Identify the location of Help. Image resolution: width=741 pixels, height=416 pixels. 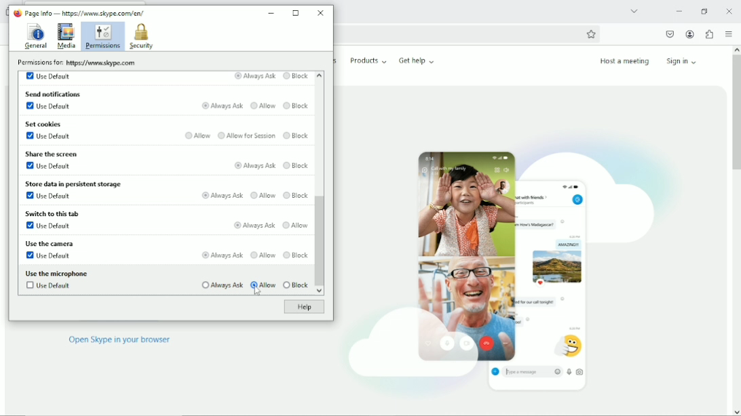
(302, 308).